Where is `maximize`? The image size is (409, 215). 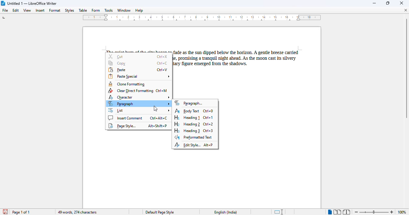 maximize is located at coordinates (388, 3).